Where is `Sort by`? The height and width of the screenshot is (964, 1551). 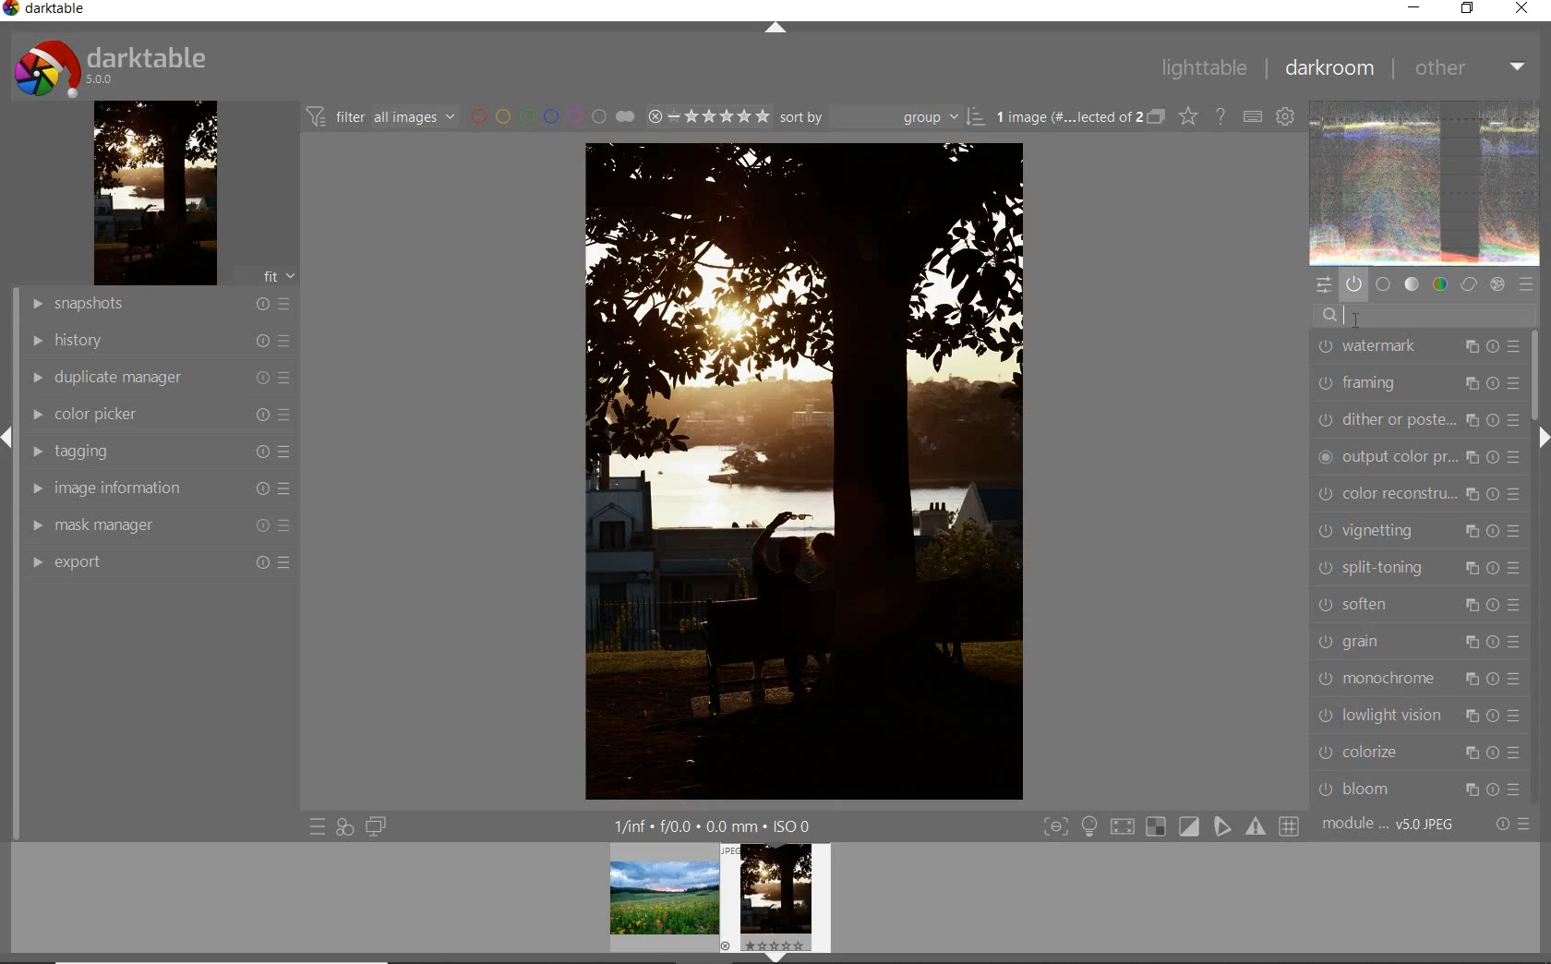
Sort by is located at coordinates (882, 117).